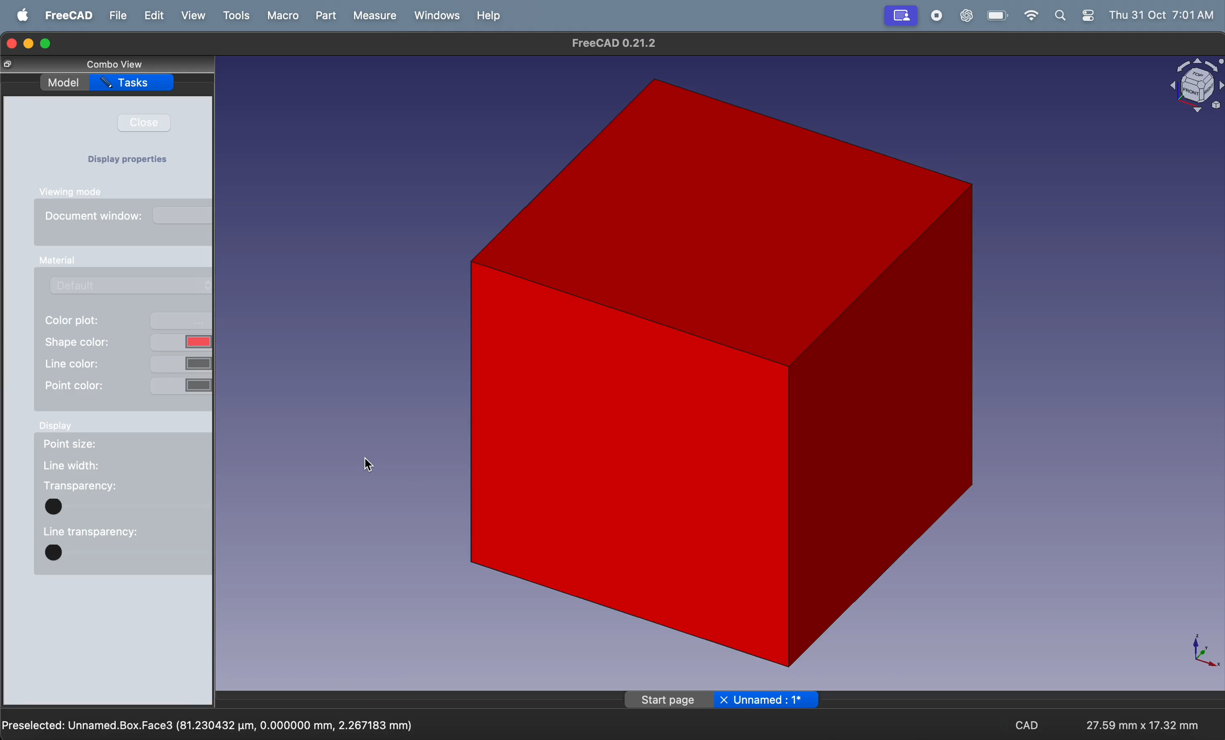 Image resolution: width=1225 pixels, height=740 pixels. Describe the element at coordinates (154, 16) in the screenshot. I see `edit` at that location.